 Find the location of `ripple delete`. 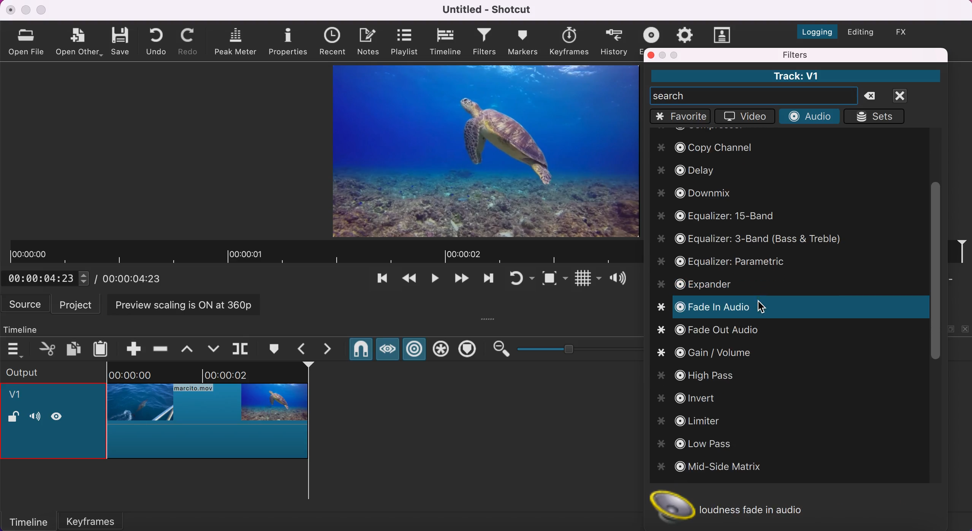

ripple delete is located at coordinates (161, 346).